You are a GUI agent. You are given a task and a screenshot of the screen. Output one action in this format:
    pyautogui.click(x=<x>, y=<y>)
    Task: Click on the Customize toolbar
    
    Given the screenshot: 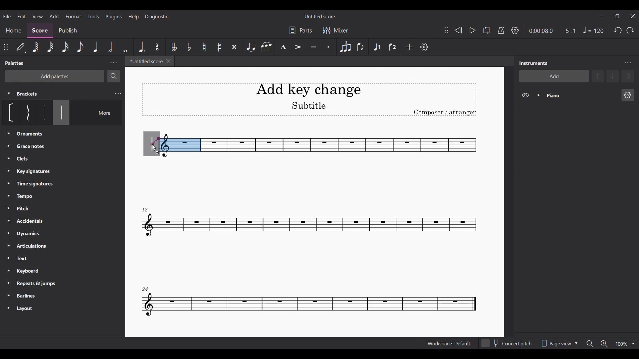 What is the action you would take?
    pyautogui.click(x=424, y=47)
    